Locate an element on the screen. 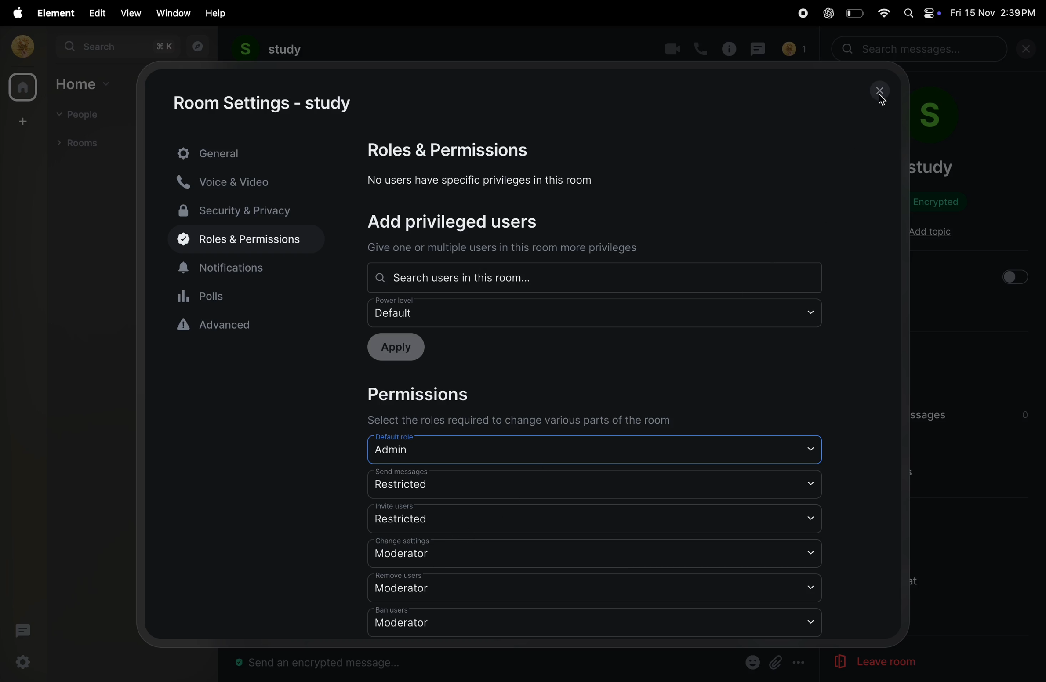 The height and width of the screenshot is (682, 1046). Default is located at coordinates (599, 311).